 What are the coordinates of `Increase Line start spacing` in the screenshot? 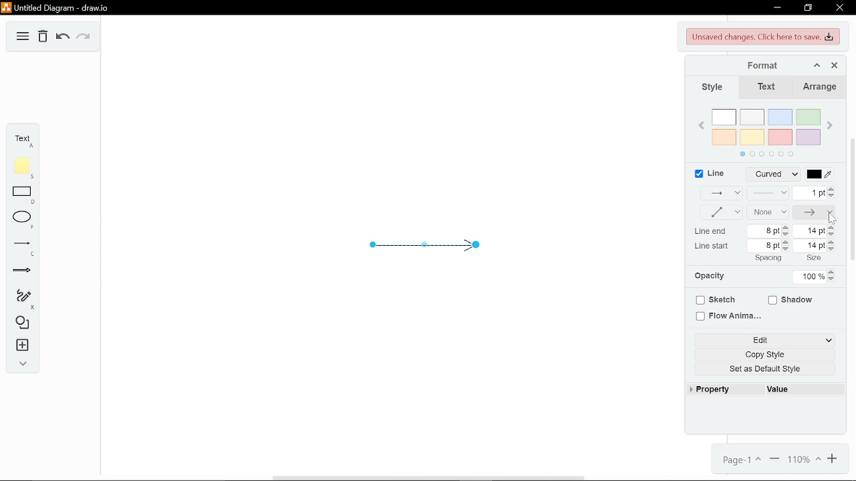 It's located at (788, 243).